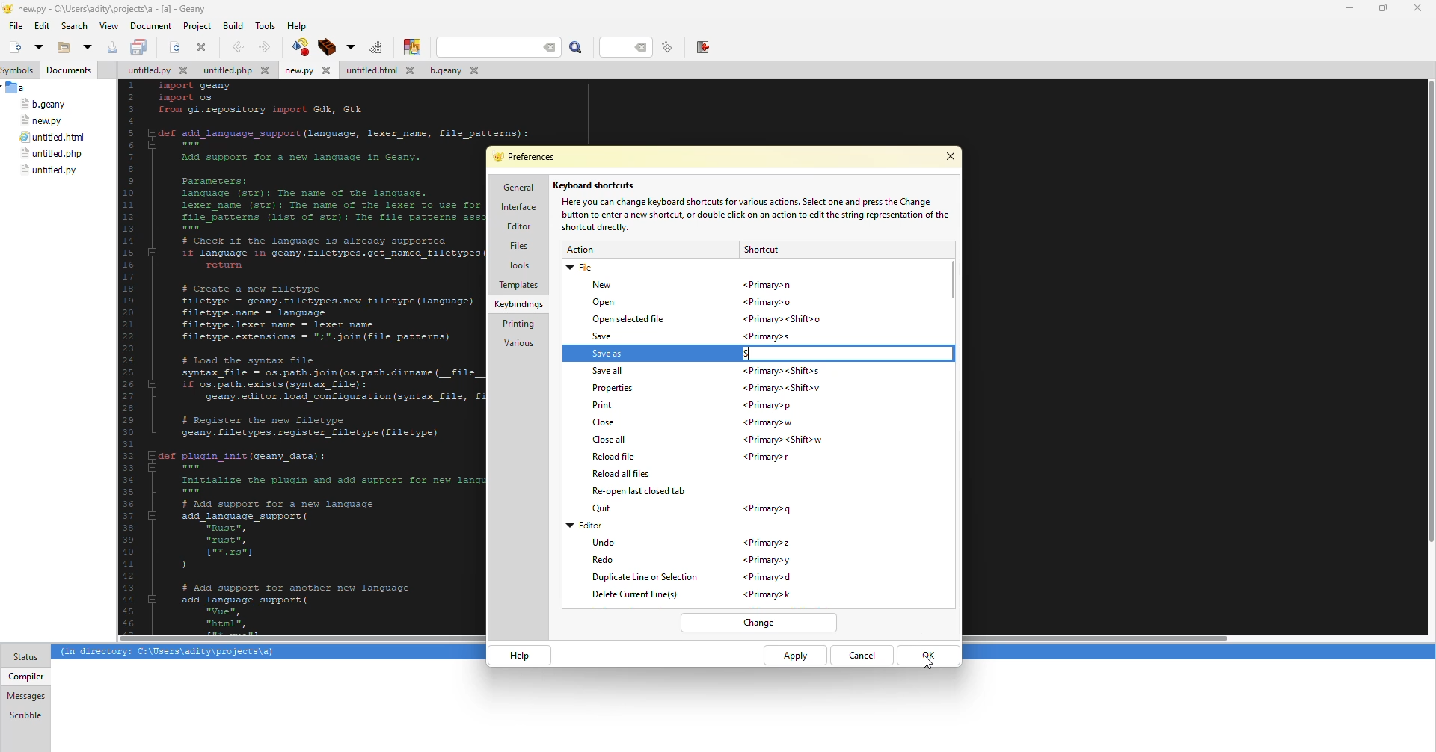 This screenshot has width=1436, height=752. What do you see at coordinates (175, 49) in the screenshot?
I see `open` at bounding box center [175, 49].